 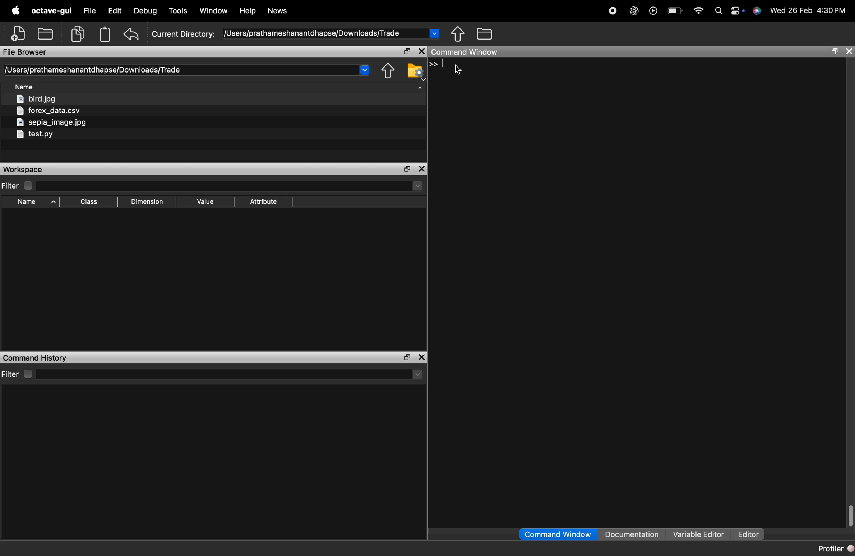 I want to click on Current Directory:, so click(x=184, y=34).